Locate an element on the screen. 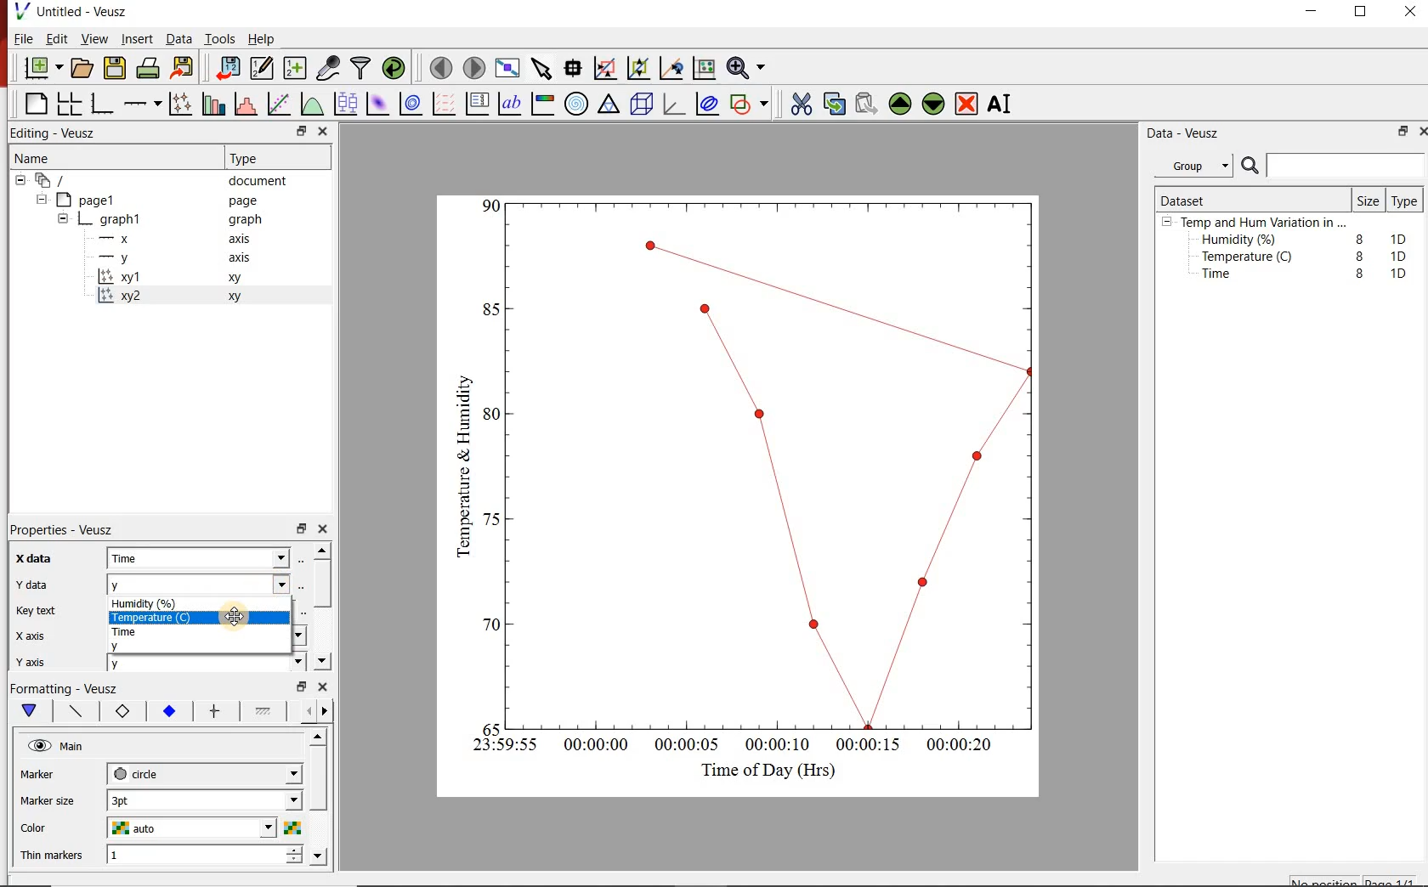 The height and width of the screenshot is (887, 1428). Type is located at coordinates (255, 158).